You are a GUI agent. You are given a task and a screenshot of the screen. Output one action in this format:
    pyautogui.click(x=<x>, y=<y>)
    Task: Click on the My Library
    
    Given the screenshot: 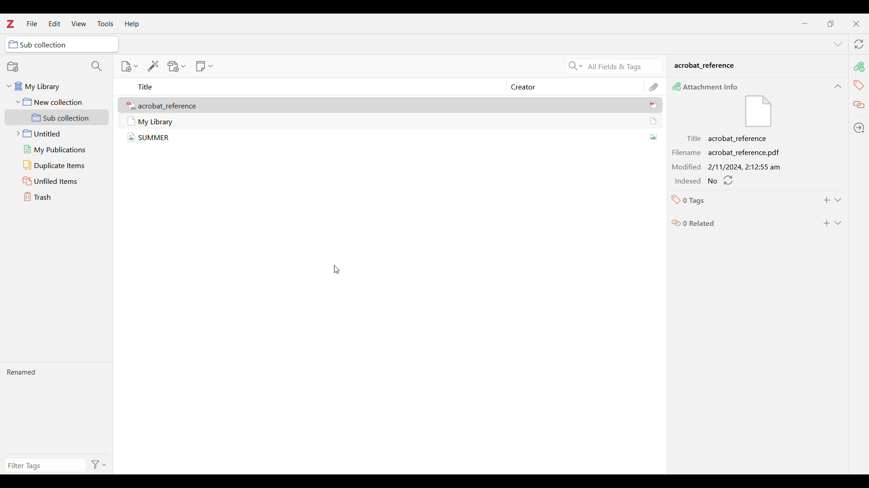 What is the action you would take?
    pyautogui.click(x=756, y=67)
    